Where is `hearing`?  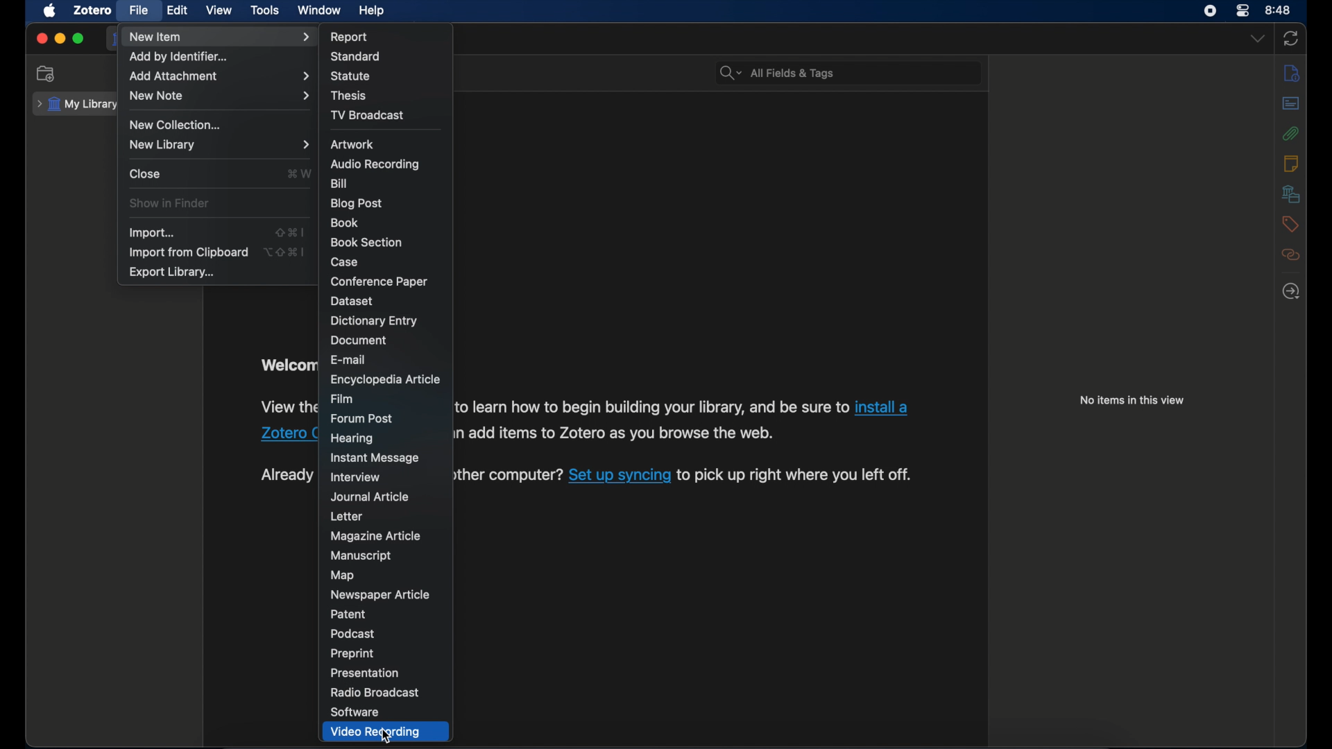
hearing is located at coordinates (352, 439).